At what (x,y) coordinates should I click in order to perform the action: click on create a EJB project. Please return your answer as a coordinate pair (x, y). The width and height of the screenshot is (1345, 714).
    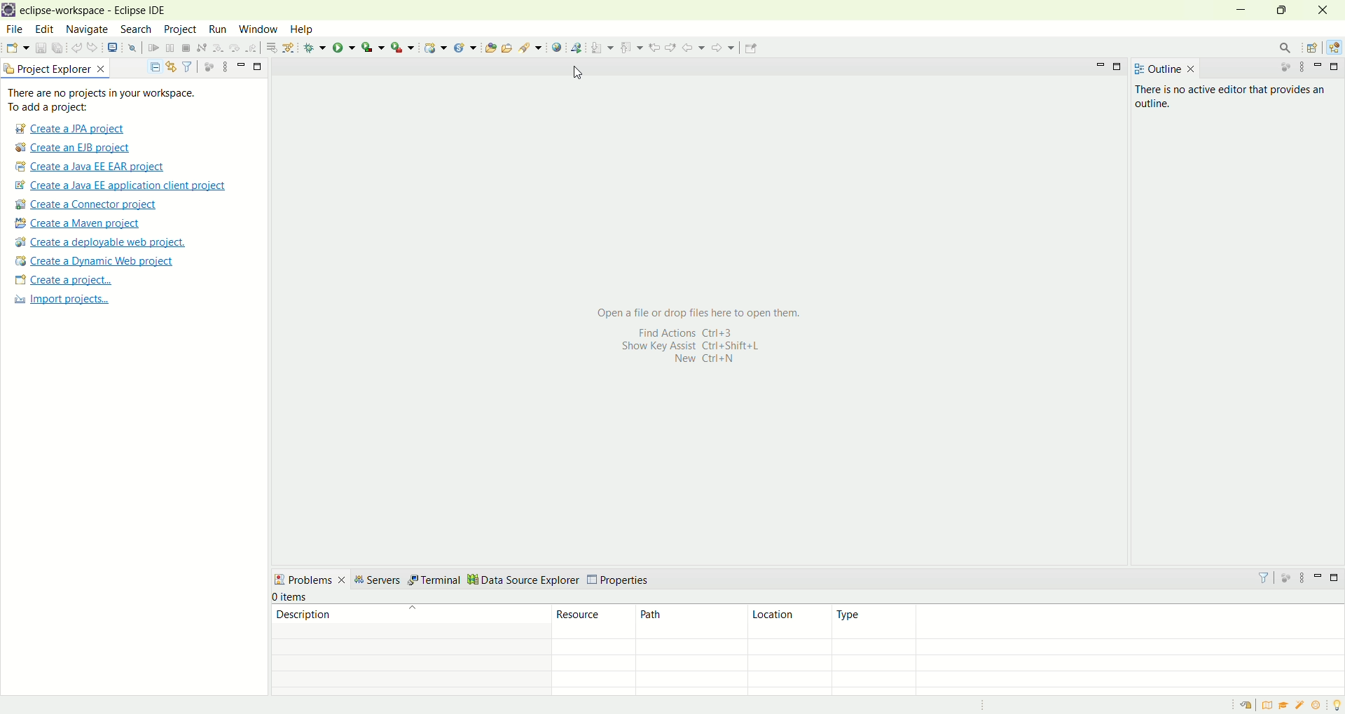
    Looking at the image, I should click on (74, 148).